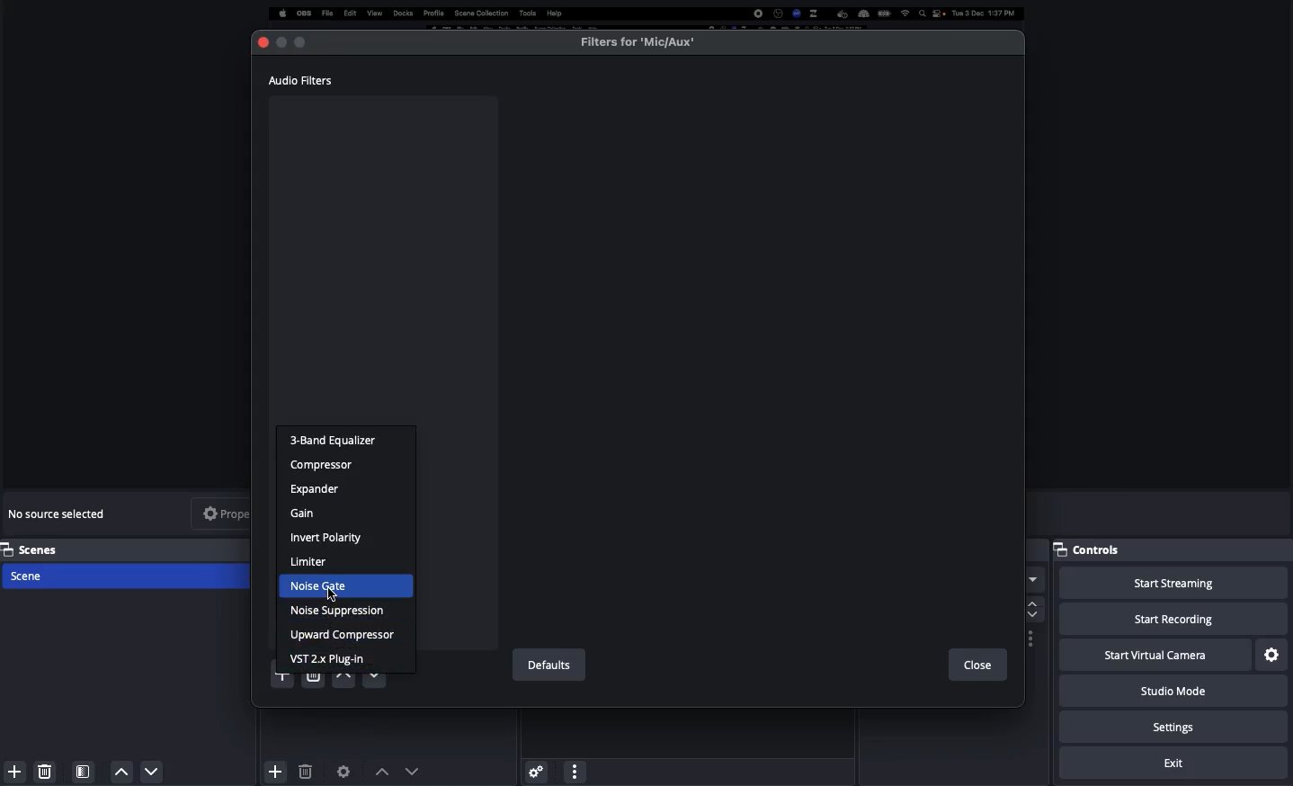 This screenshot has height=786, width=1293. Describe the element at coordinates (305, 772) in the screenshot. I see `Delete` at that location.